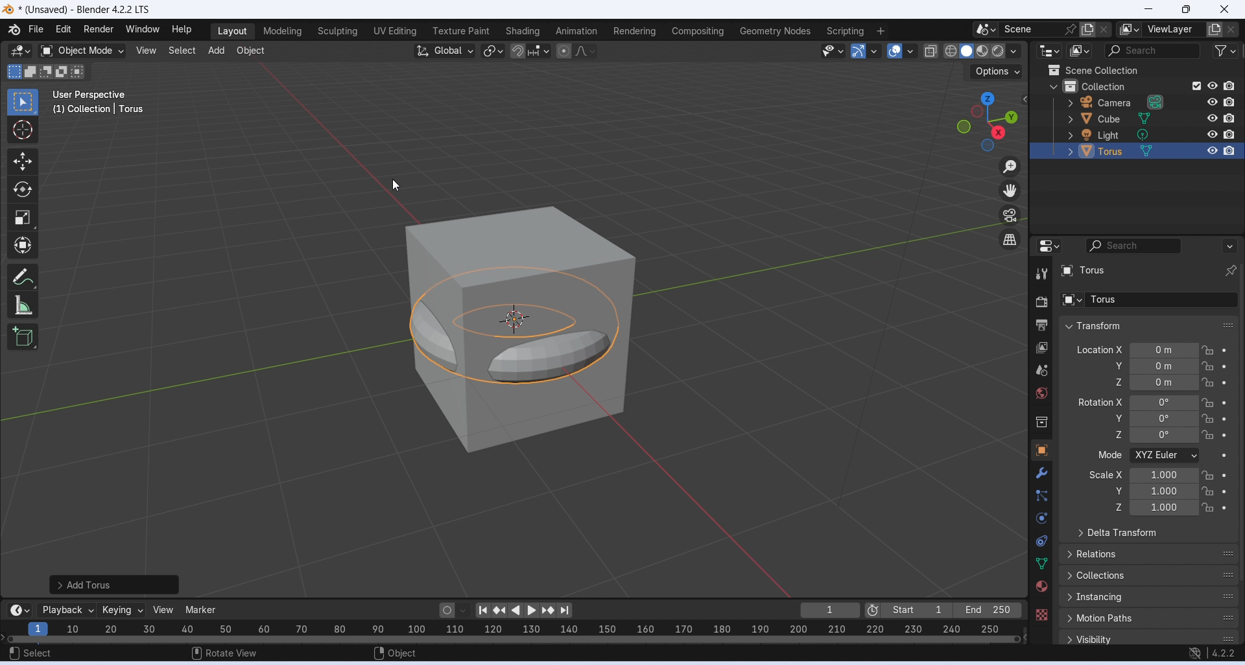  What do you see at coordinates (64, 29) in the screenshot?
I see `Edit` at bounding box center [64, 29].